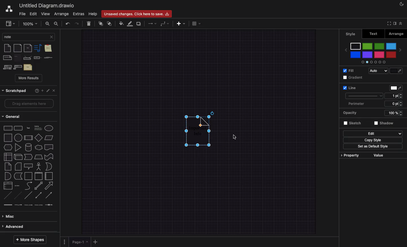 Image resolution: width=407 pixels, height=247 pixels. What do you see at coordinates (49, 207) in the screenshot?
I see `connector with symbol` at bounding box center [49, 207].